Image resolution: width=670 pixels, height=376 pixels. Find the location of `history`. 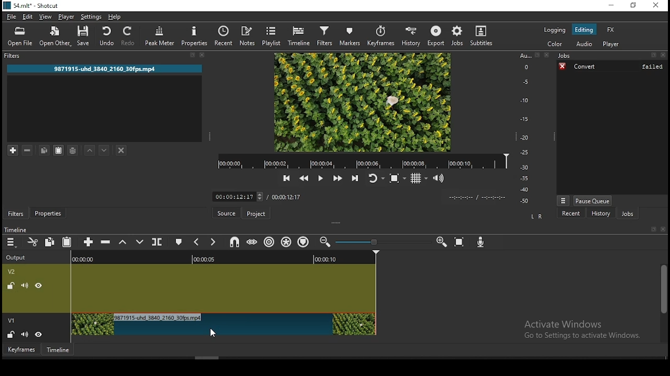

history is located at coordinates (410, 34).